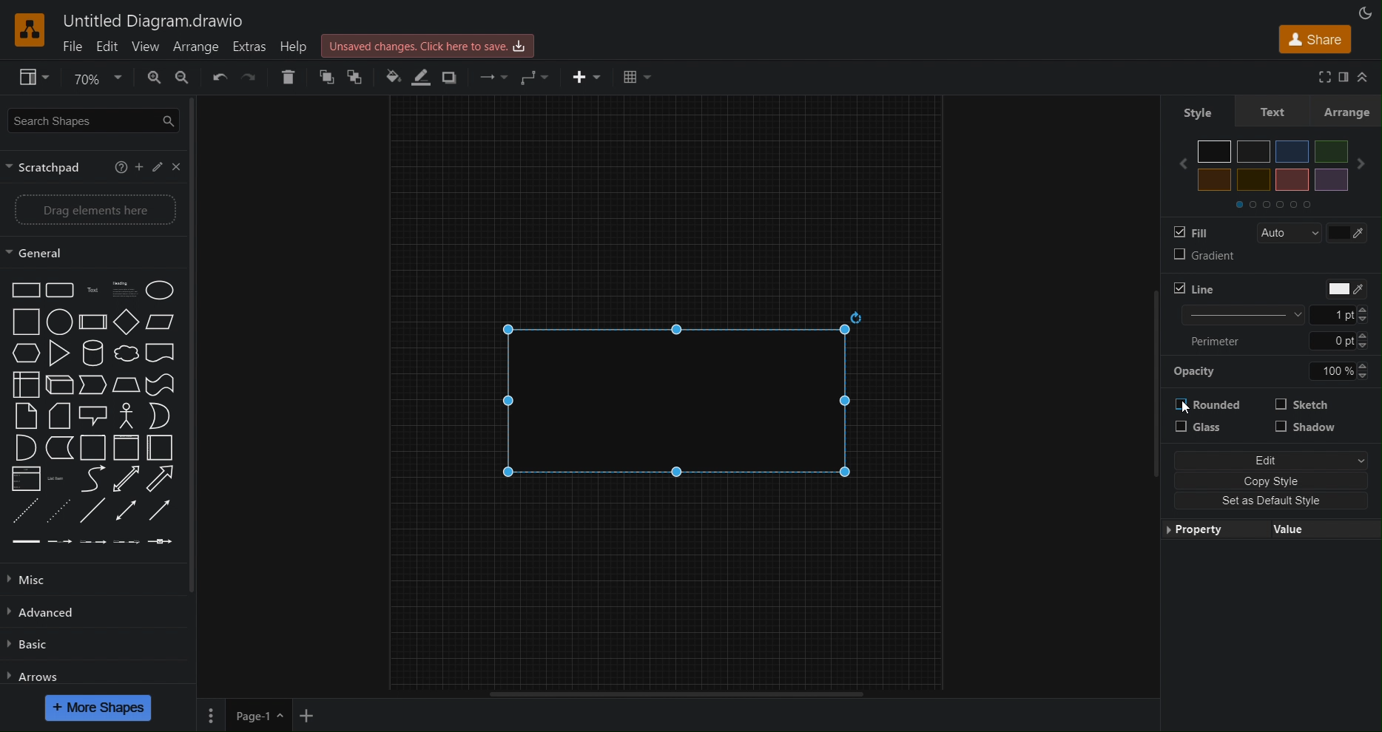  What do you see at coordinates (293, 78) in the screenshot?
I see `Delete` at bounding box center [293, 78].